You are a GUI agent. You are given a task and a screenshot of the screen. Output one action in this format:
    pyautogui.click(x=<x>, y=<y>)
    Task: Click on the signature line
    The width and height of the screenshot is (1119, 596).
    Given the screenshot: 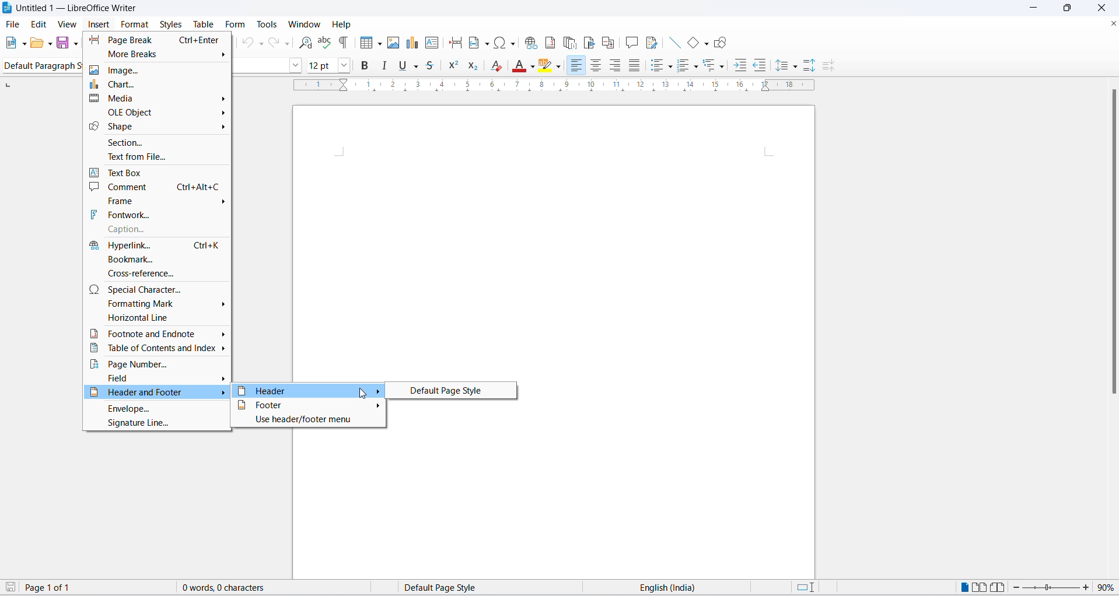 What is the action you would take?
    pyautogui.click(x=155, y=426)
    